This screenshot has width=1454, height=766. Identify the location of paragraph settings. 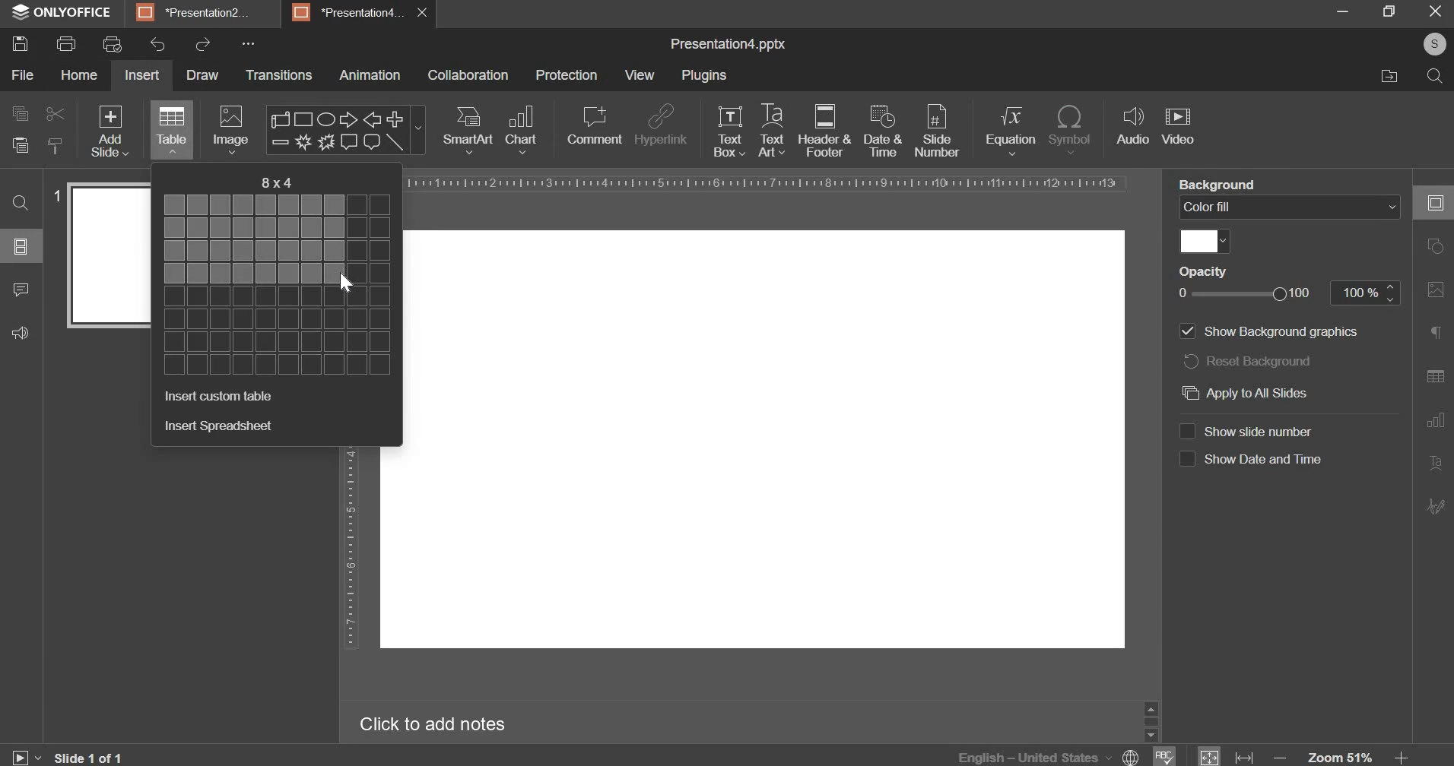
(1440, 331).